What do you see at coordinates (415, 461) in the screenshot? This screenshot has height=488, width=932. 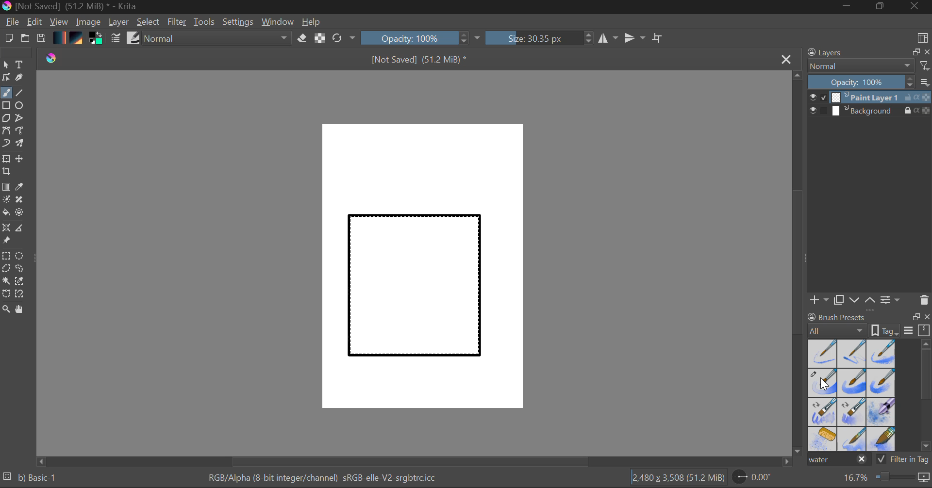 I see `Scroll Bar` at bounding box center [415, 461].